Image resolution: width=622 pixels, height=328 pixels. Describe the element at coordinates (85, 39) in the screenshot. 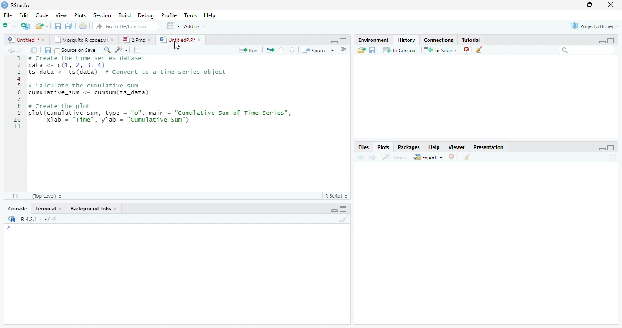

I see `Mosquito R codes` at that location.